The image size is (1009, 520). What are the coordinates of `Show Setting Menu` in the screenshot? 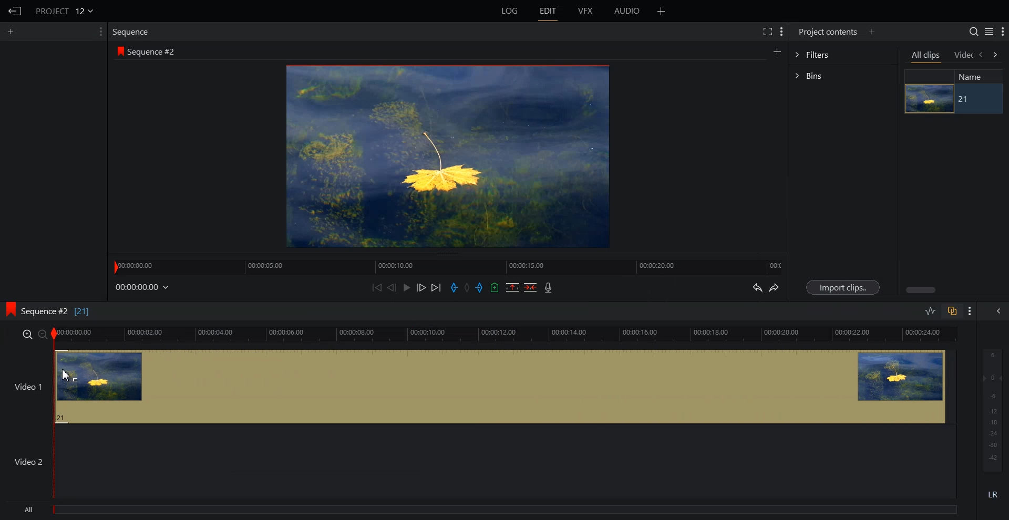 It's located at (97, 32).